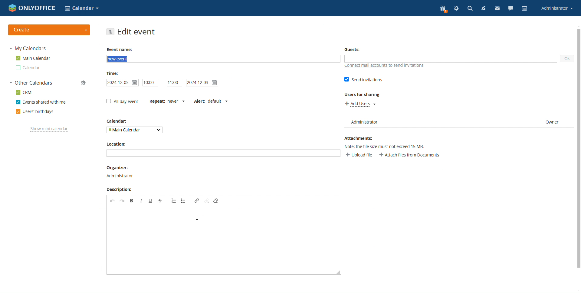 The width and height of the screenshot is (581, 293). I want to click on insert/remove bulleted list, so click(174, 201).